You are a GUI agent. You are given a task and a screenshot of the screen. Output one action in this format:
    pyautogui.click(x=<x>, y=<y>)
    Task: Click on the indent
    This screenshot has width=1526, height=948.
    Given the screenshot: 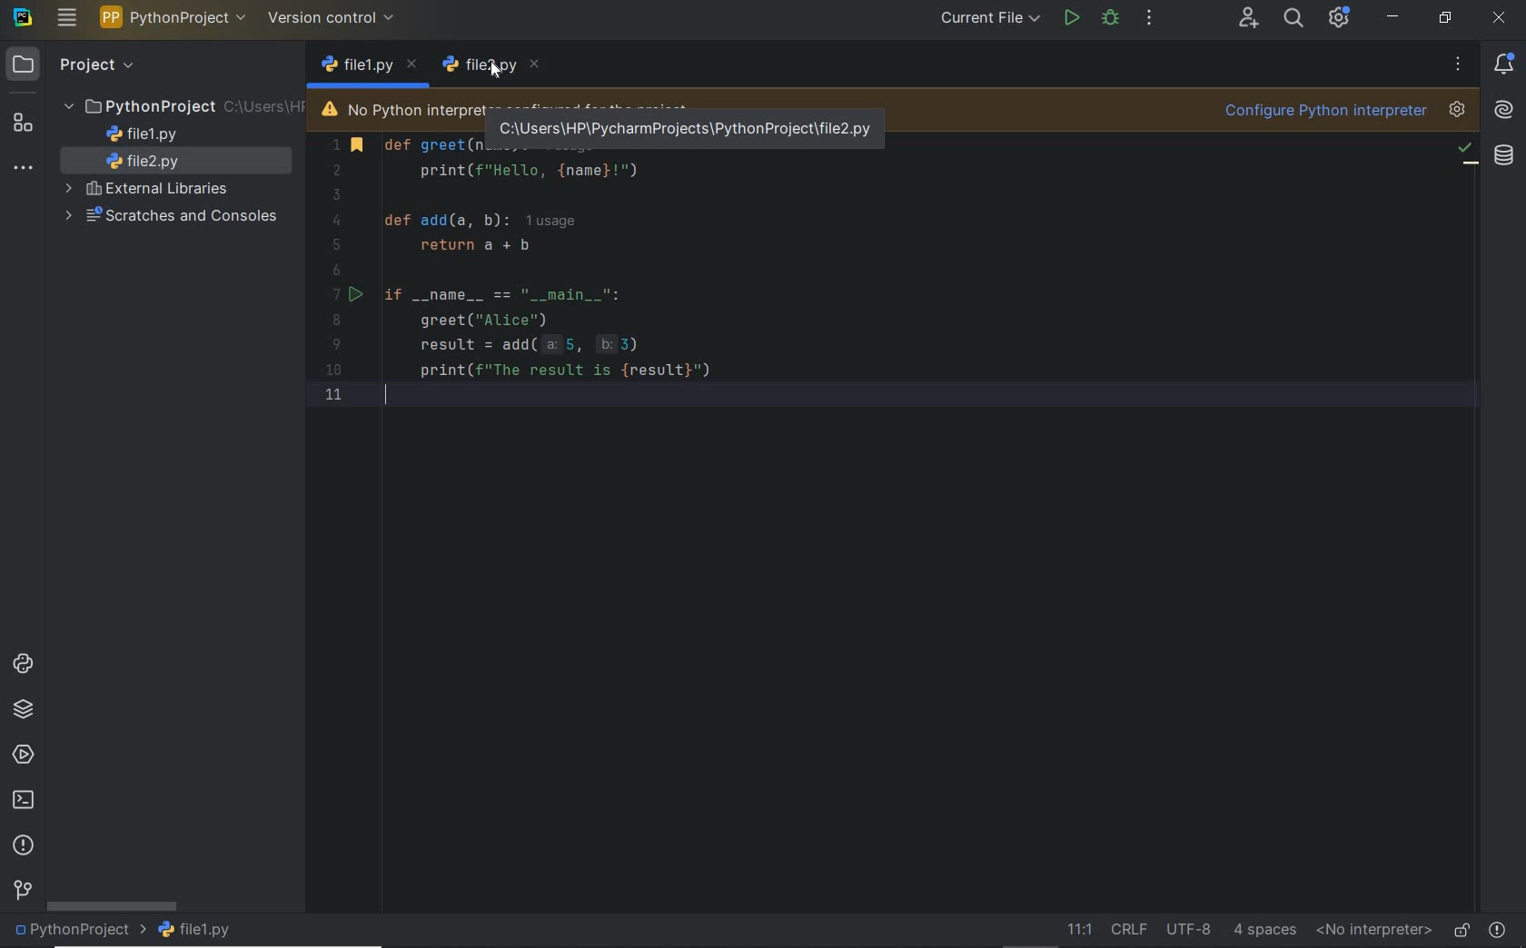 What is the action you would take?
    pyautogui.click(x=1263, y=930)
    